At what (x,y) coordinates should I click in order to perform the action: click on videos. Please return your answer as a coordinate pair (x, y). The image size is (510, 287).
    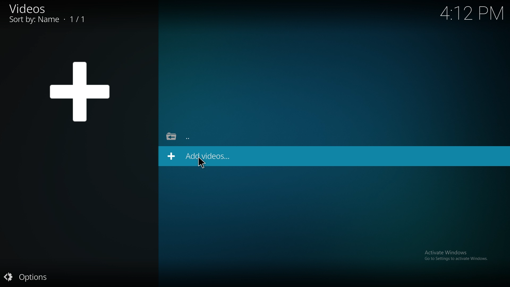
    Looking at the image, I should click on (50, 15).